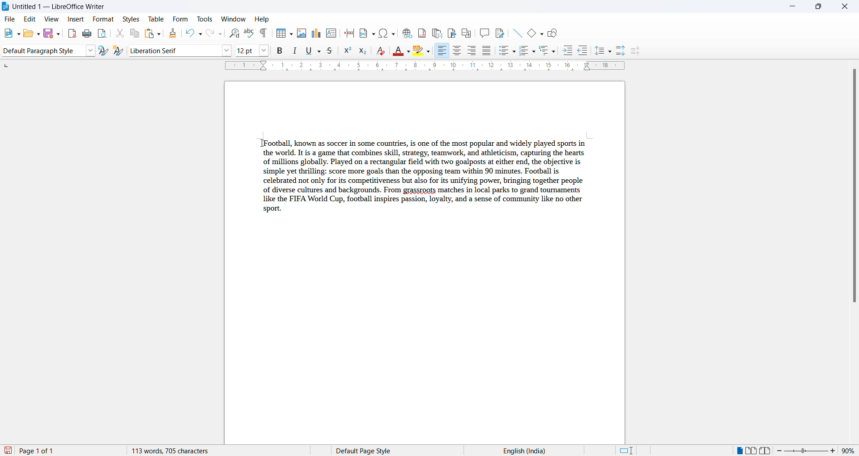 Image resolution: width=859 pixels, height=456 pixels. What do you see at coordinates (348, 51) in the screenshot?
I see `superscript` at bounding box center [348, 51].